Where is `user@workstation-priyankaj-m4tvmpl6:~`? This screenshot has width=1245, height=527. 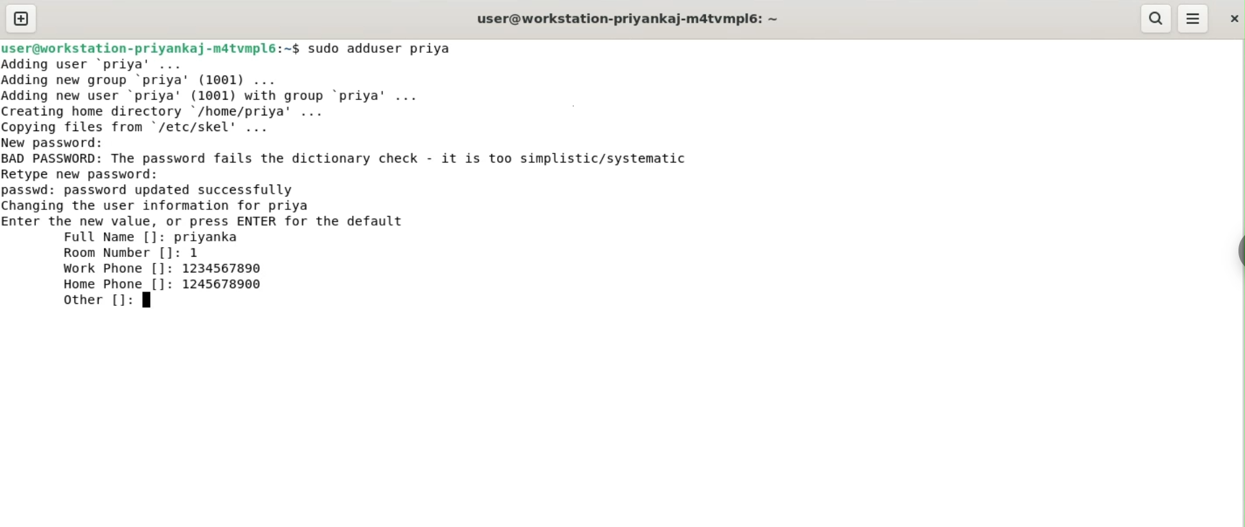 user@workstation-priyankaj-m4tvmpl6:~ is located at coordinates (625, 18).